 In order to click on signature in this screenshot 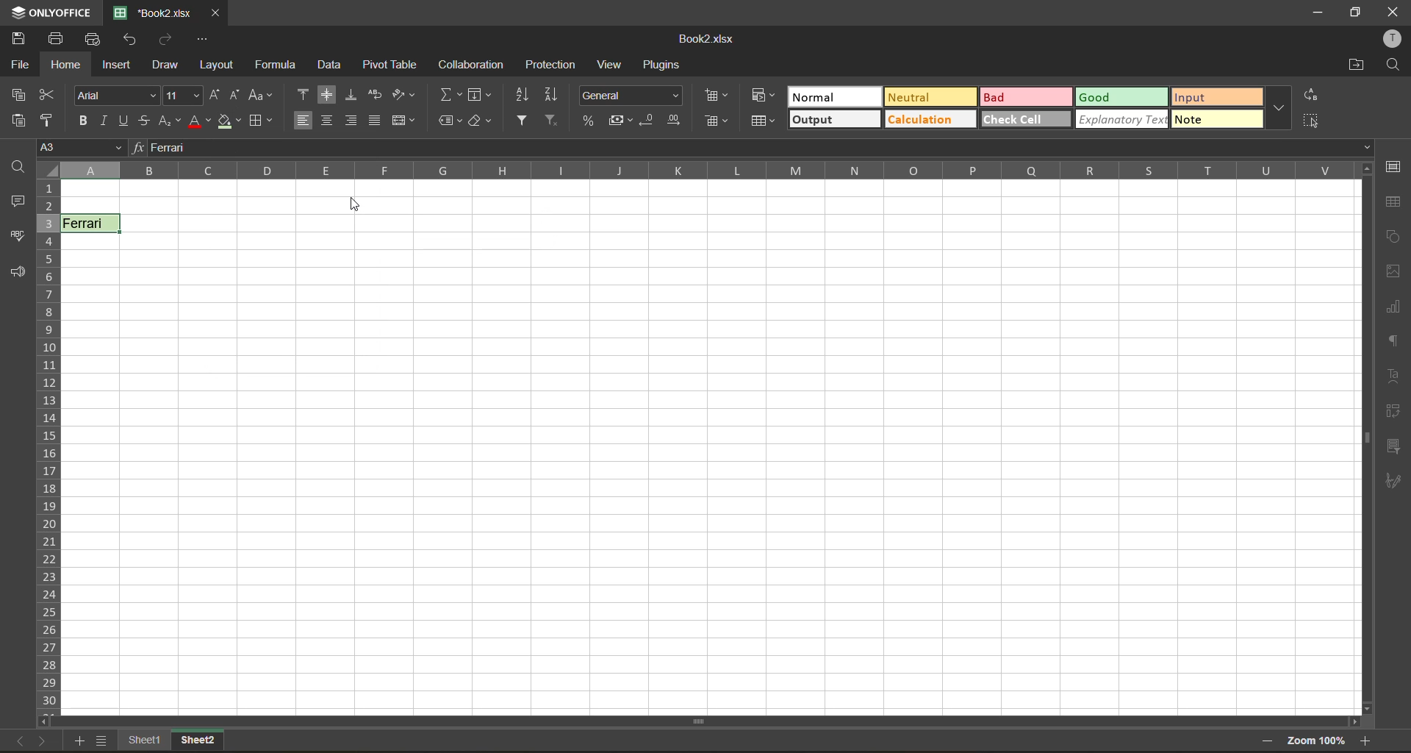, I will do `click(1395, 484)`.